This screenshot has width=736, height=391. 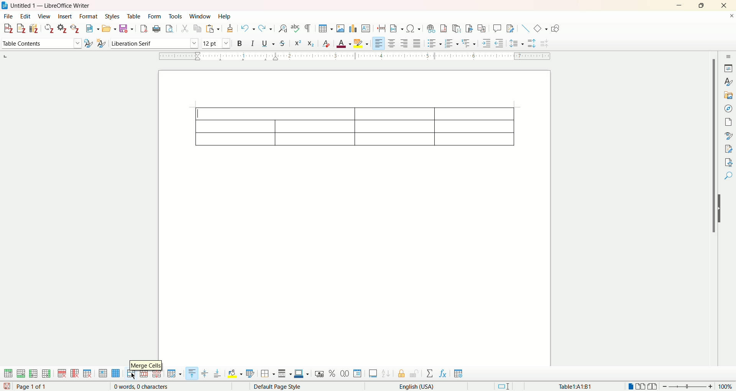 I want to click on border, so click(x=269, y=374).